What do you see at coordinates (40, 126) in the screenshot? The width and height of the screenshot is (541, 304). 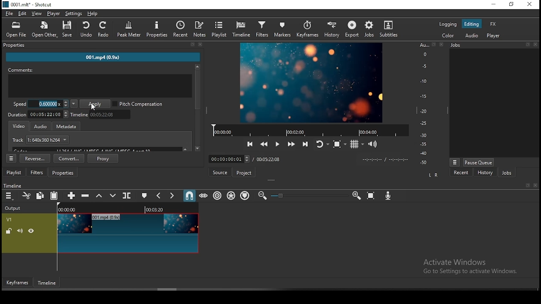 I see `audio` at bounding box center [40, 126].